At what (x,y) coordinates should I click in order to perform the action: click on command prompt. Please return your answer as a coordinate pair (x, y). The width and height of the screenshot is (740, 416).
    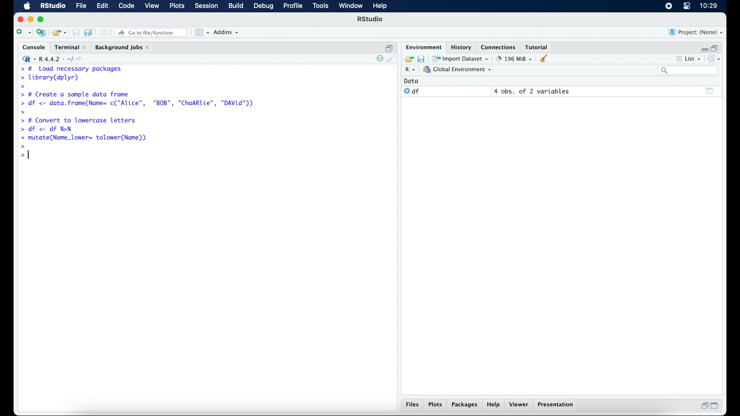
    Looking at the image, I should click on (21, 87).